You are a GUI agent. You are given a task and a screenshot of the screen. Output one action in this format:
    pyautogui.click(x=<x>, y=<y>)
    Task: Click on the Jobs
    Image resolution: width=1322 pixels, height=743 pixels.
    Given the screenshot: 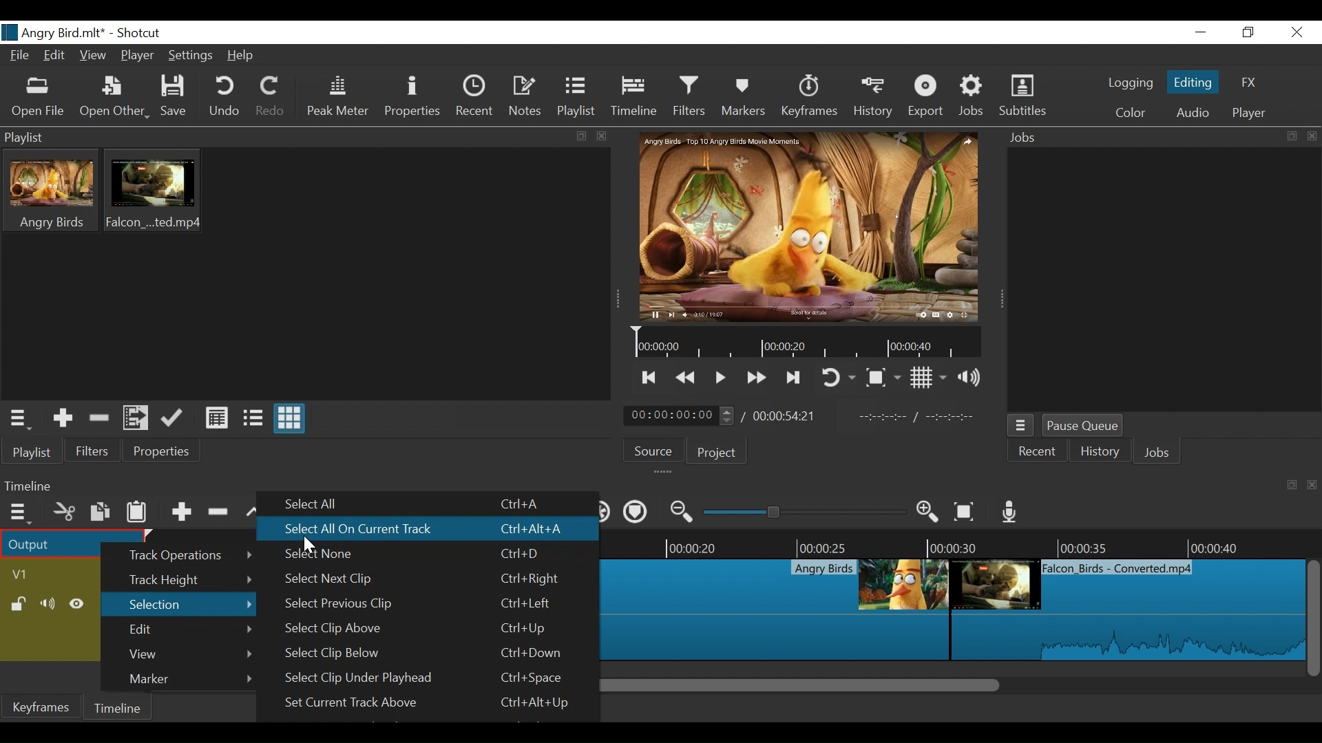 What is the action you would take?
    pyautogui.click(x=1160, y=451)
    